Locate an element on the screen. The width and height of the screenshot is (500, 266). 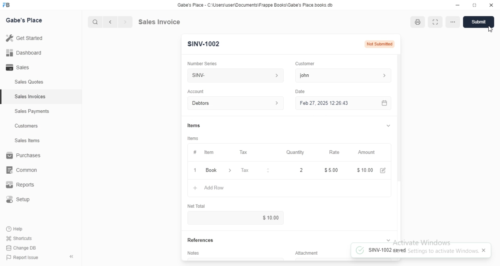
$10.00 is located at coordinates (374, 169).